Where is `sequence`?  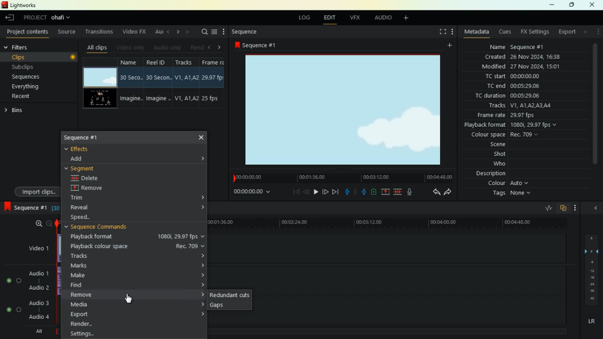 sequence is located at coordinates (244, 32).